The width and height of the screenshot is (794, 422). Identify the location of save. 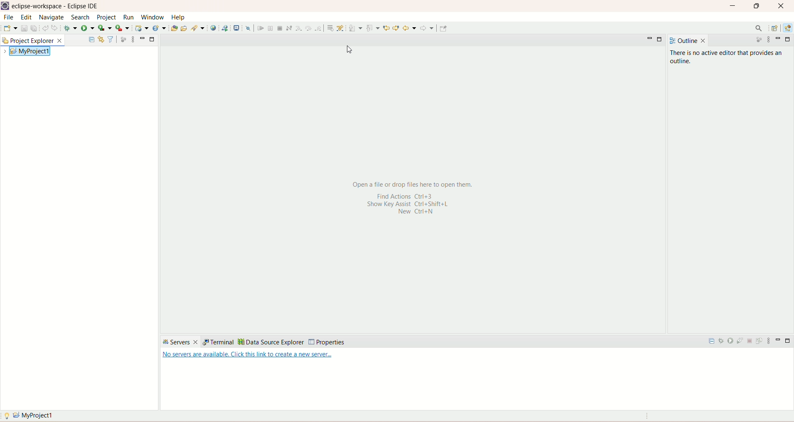
(10, 28).